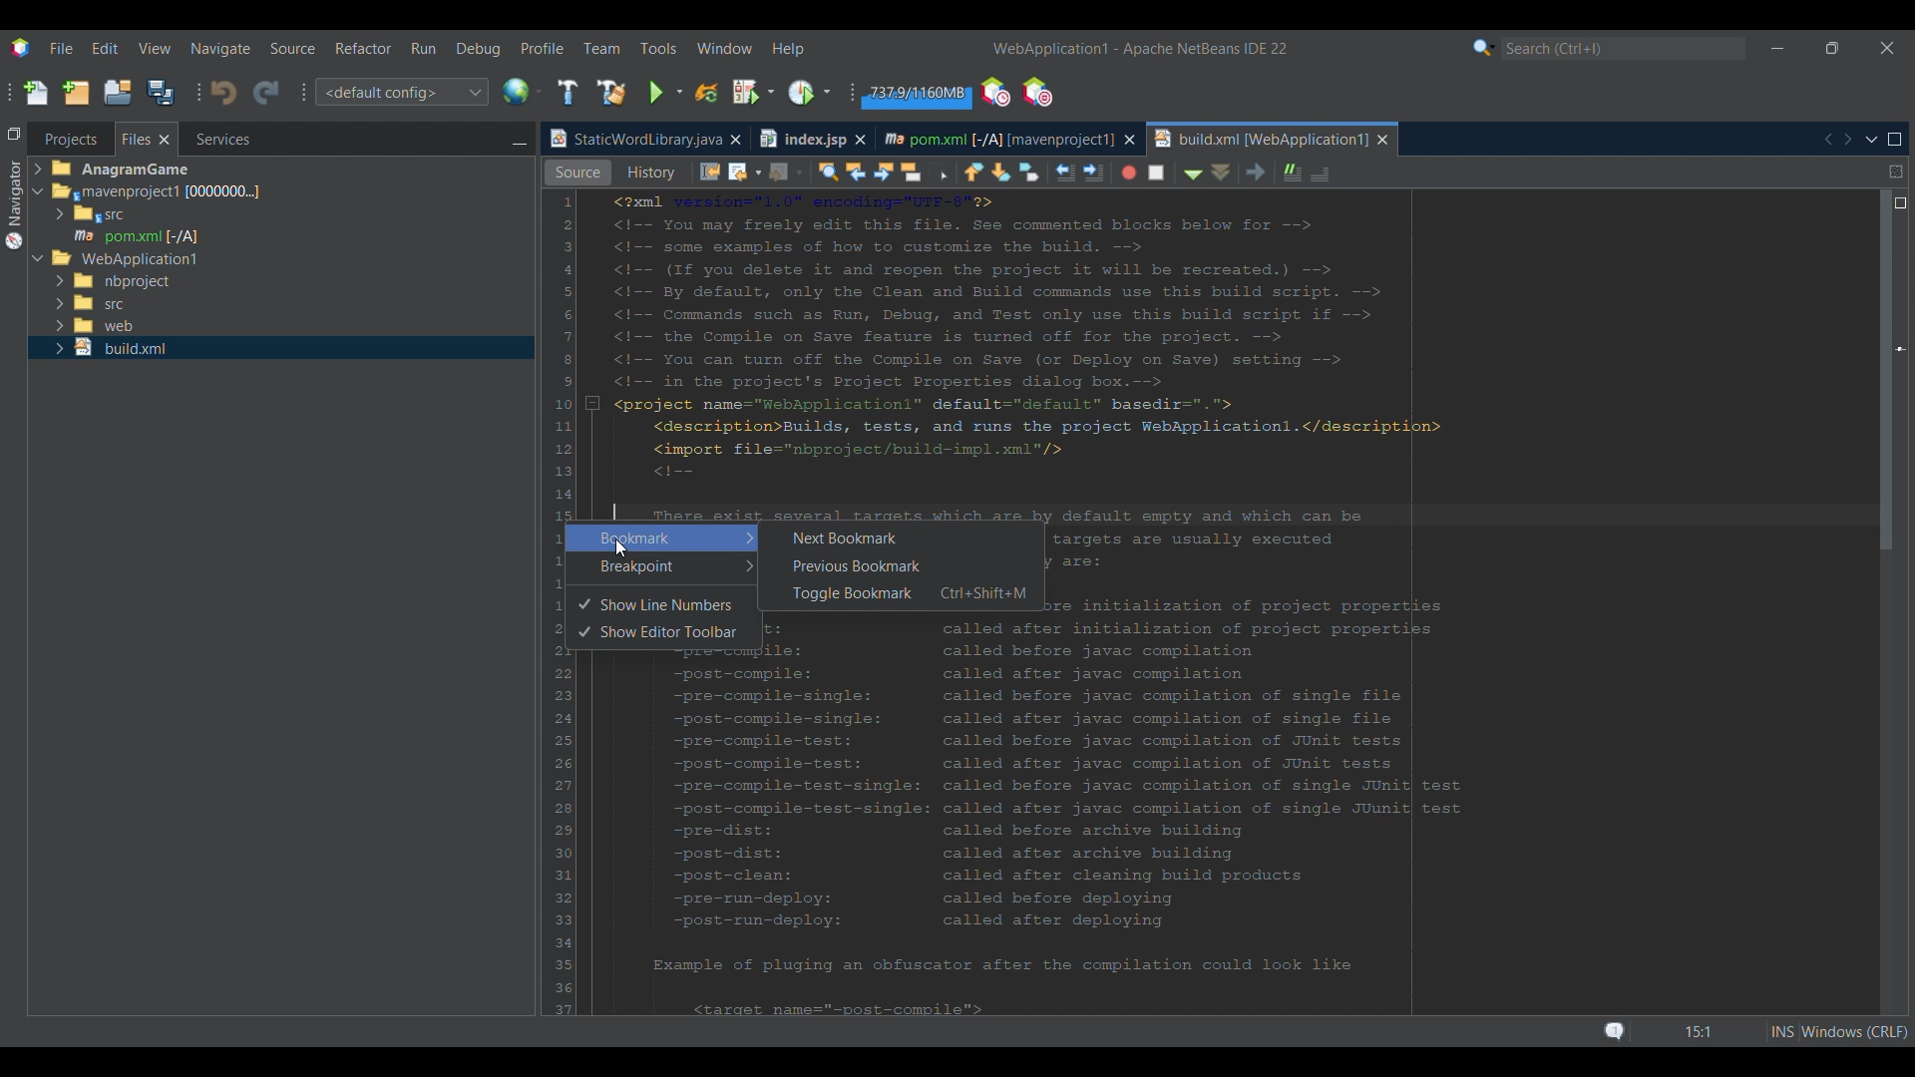  I want to click on Highlighted by cursor, so click(662, 538).